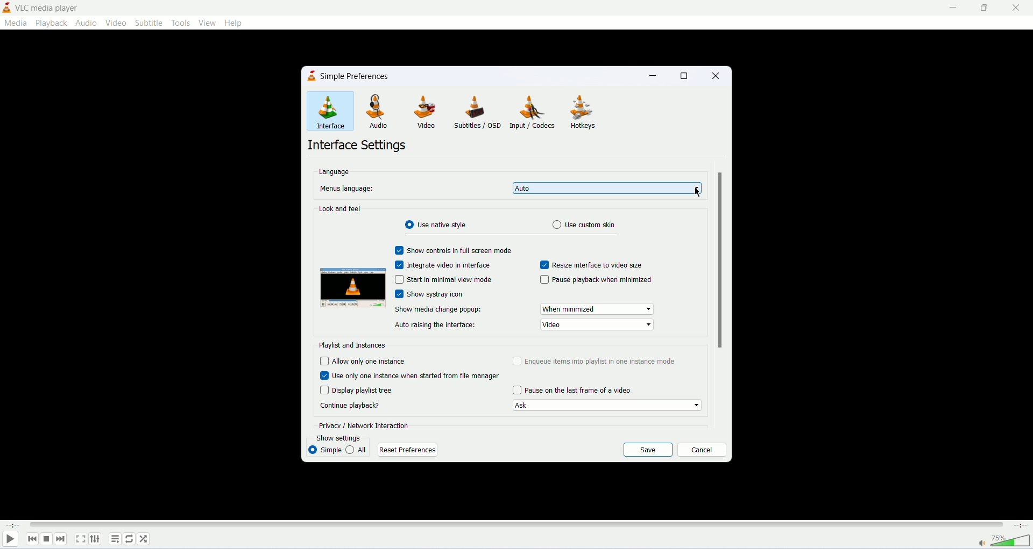 The image size is (1033, 549). What do you see at coordinates (406, 450) in the screenshot?
I see `reset preferences` at bounding box center [406, 450].